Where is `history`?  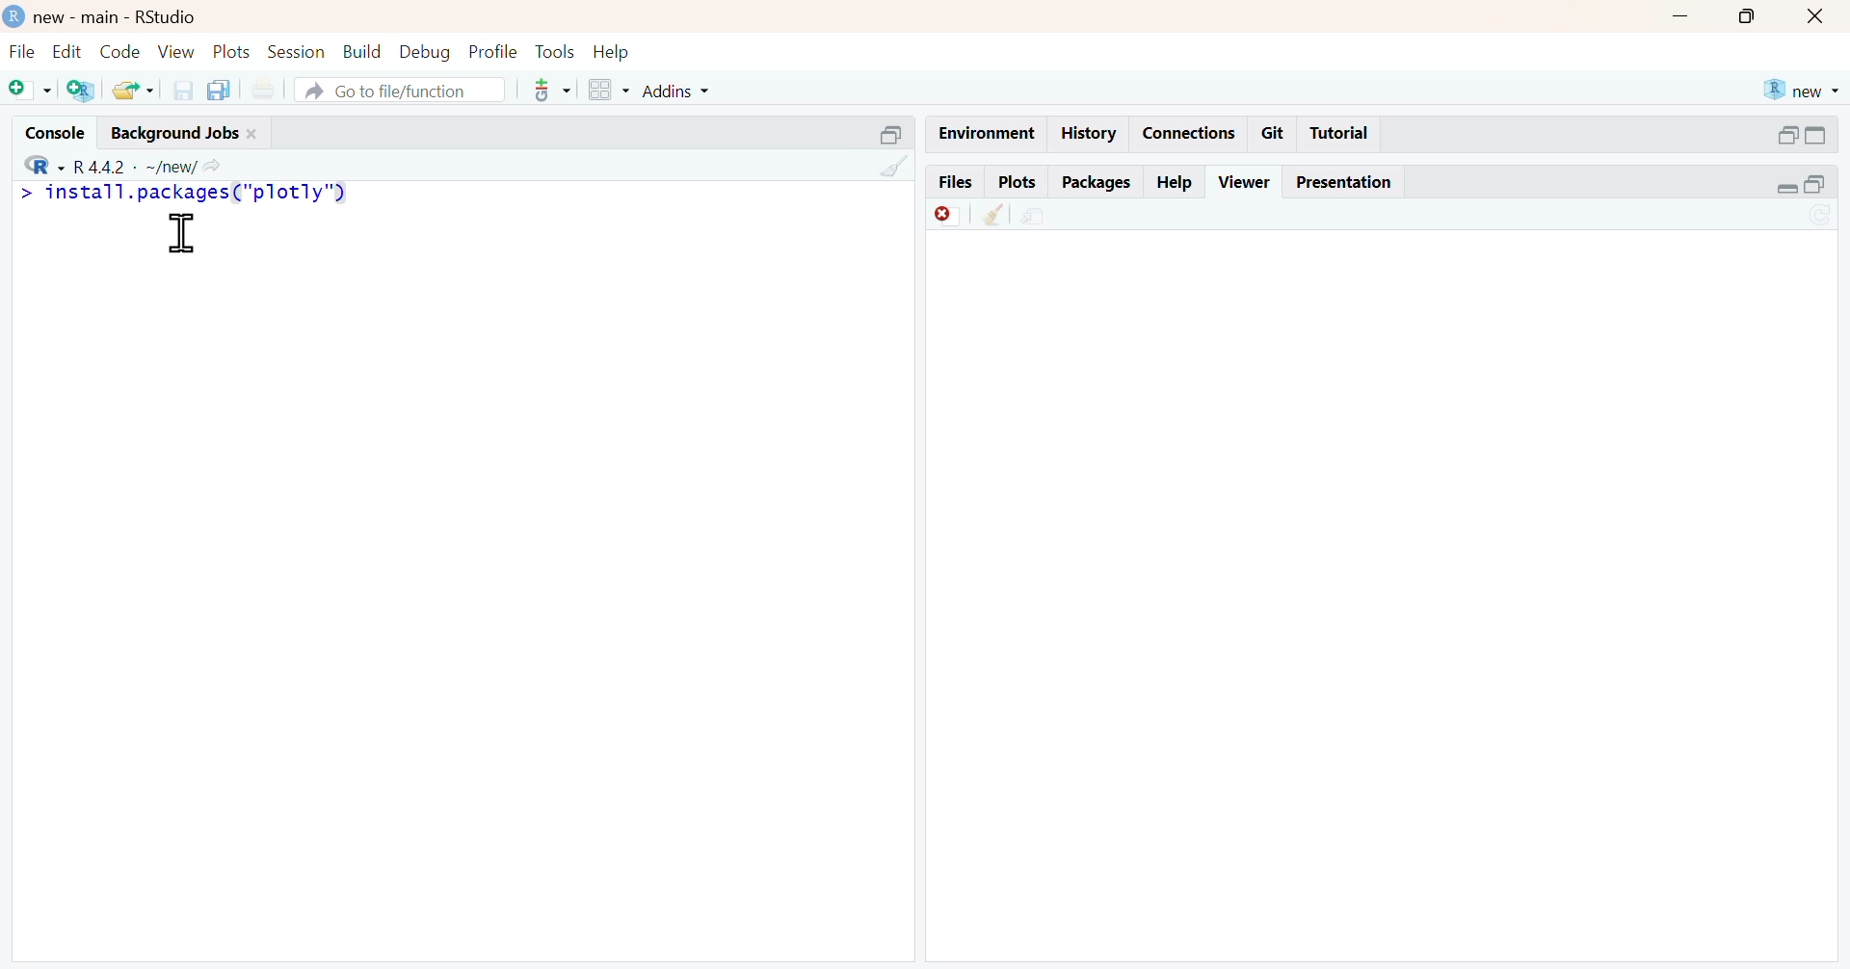
history is located at coordinates (1086, 134).